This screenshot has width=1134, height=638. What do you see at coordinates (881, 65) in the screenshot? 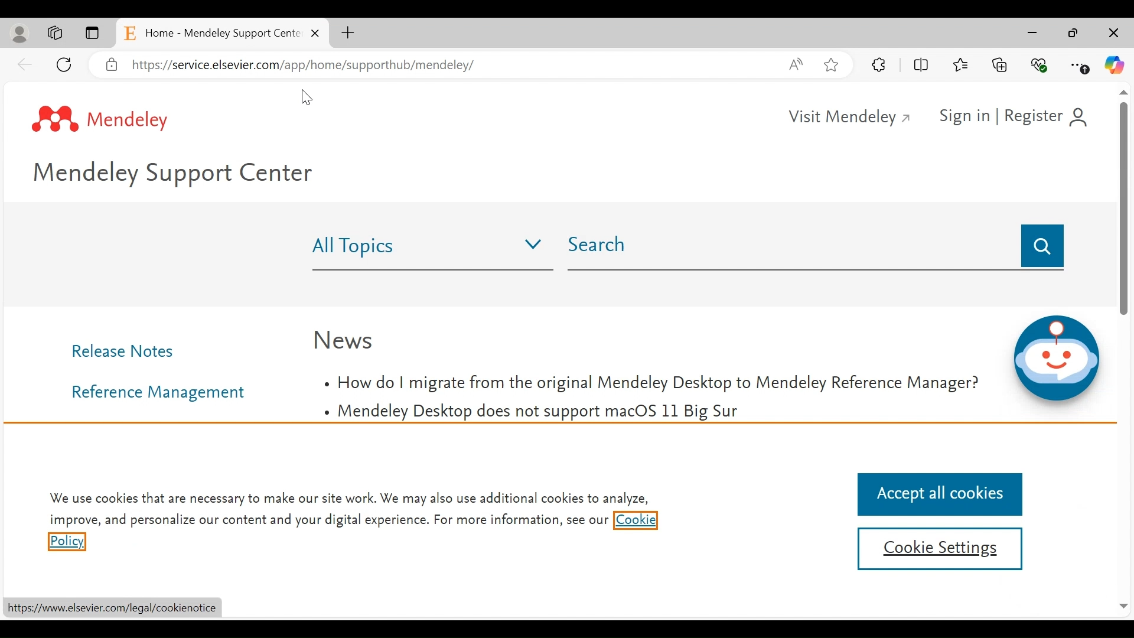
I see `Extensions` at bounding box center [881, 65].